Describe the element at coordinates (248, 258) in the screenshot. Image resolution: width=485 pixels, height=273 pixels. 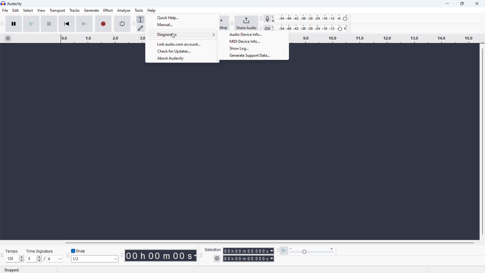
I see `end time` at that location.